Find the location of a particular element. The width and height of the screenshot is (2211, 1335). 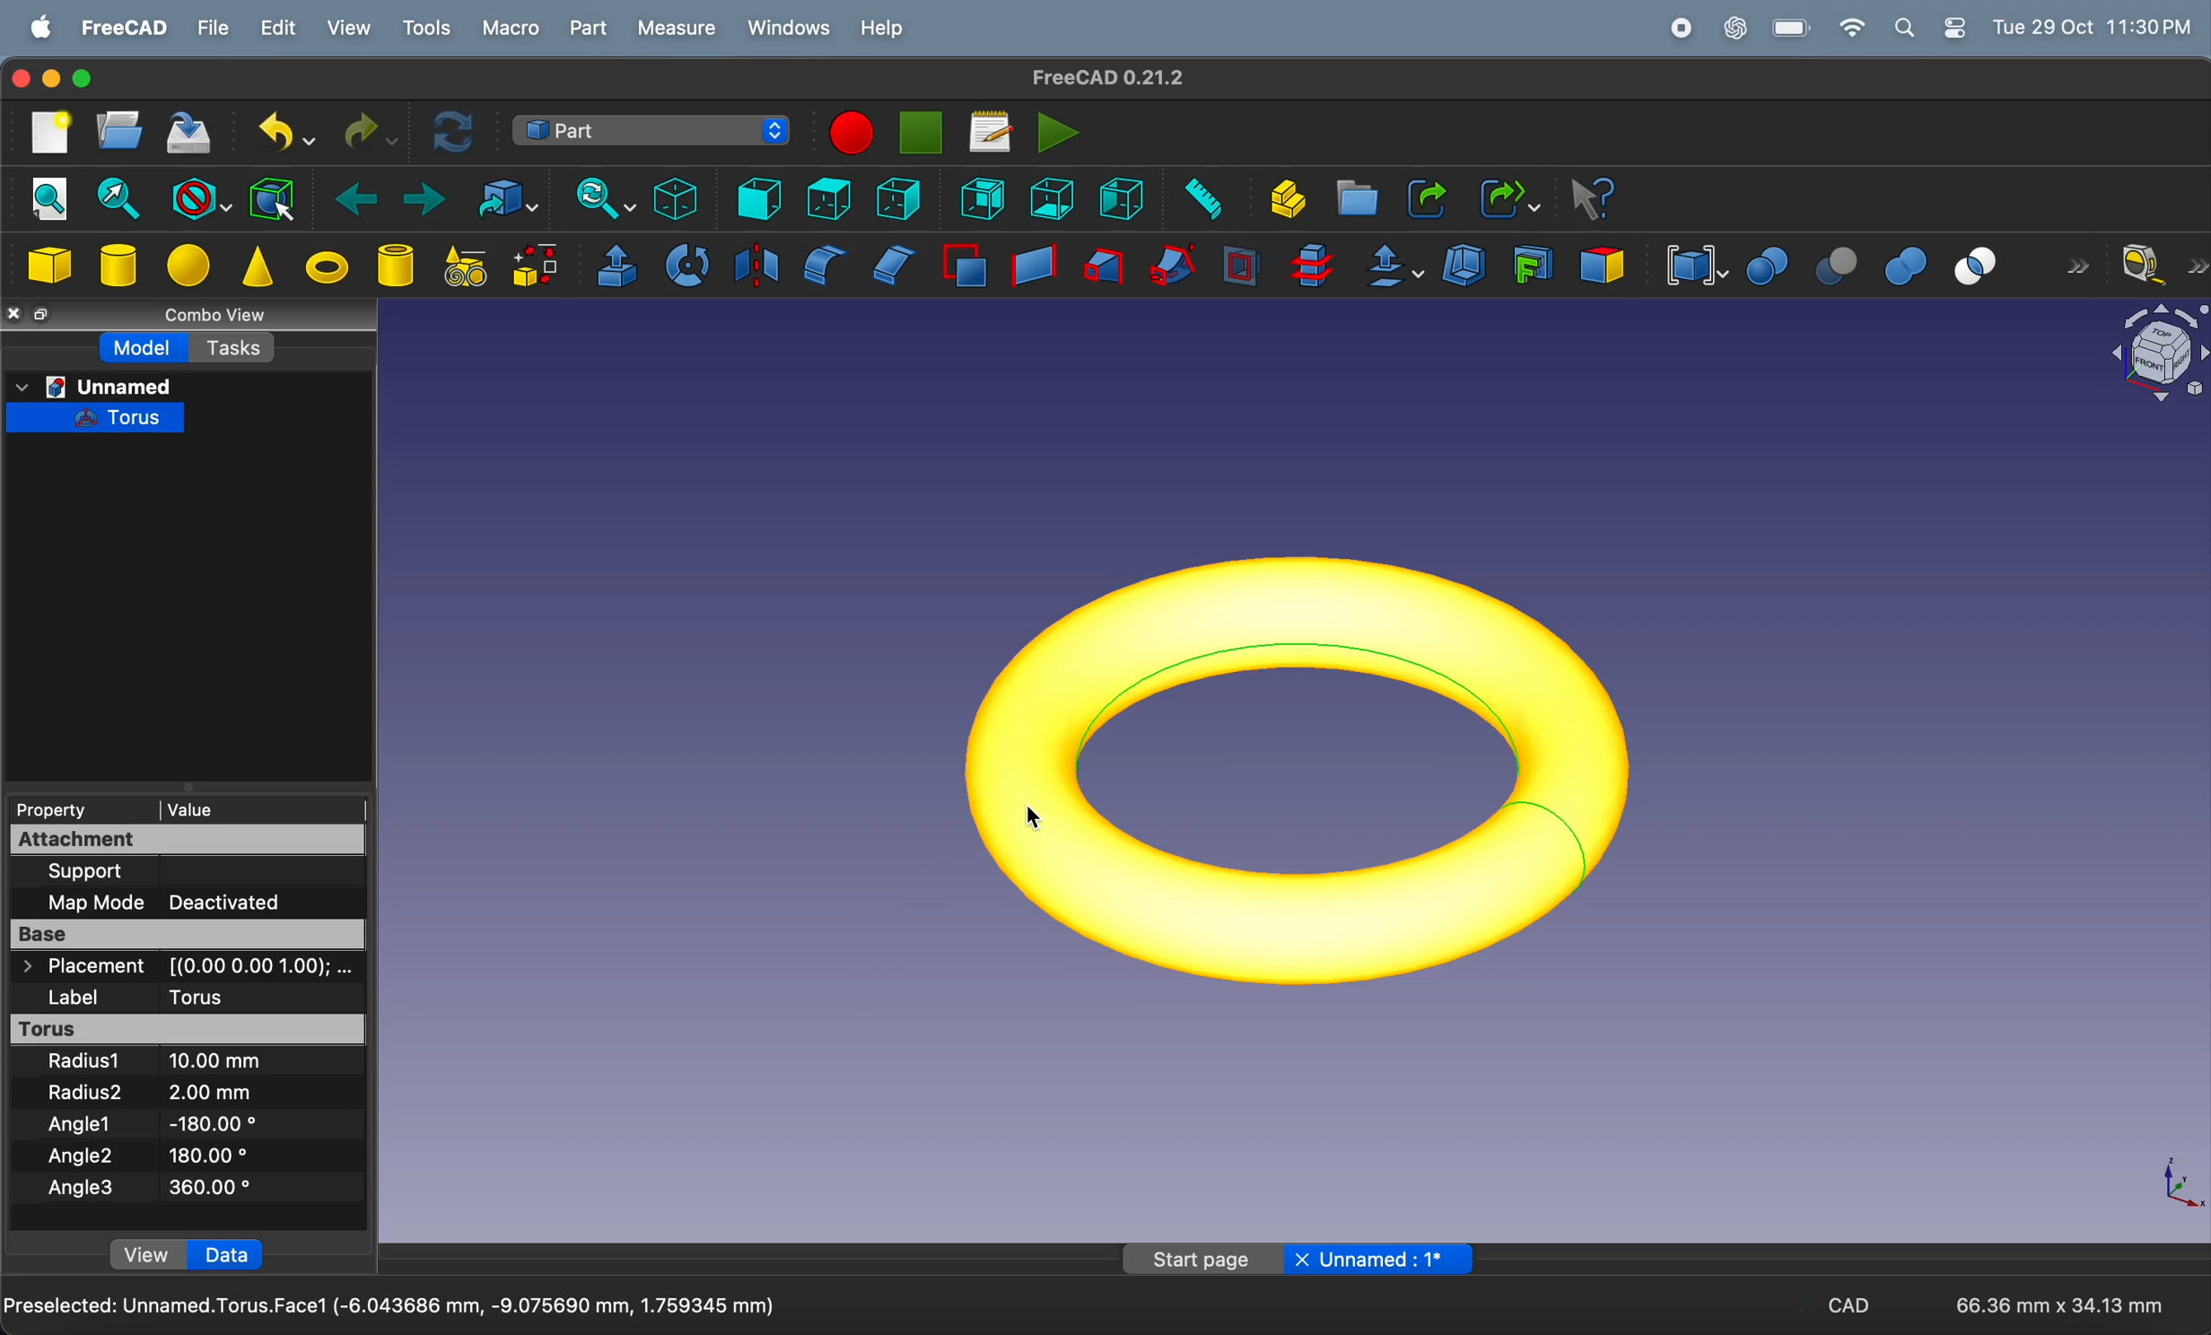

sweep is located at coordinates (1172, 263).